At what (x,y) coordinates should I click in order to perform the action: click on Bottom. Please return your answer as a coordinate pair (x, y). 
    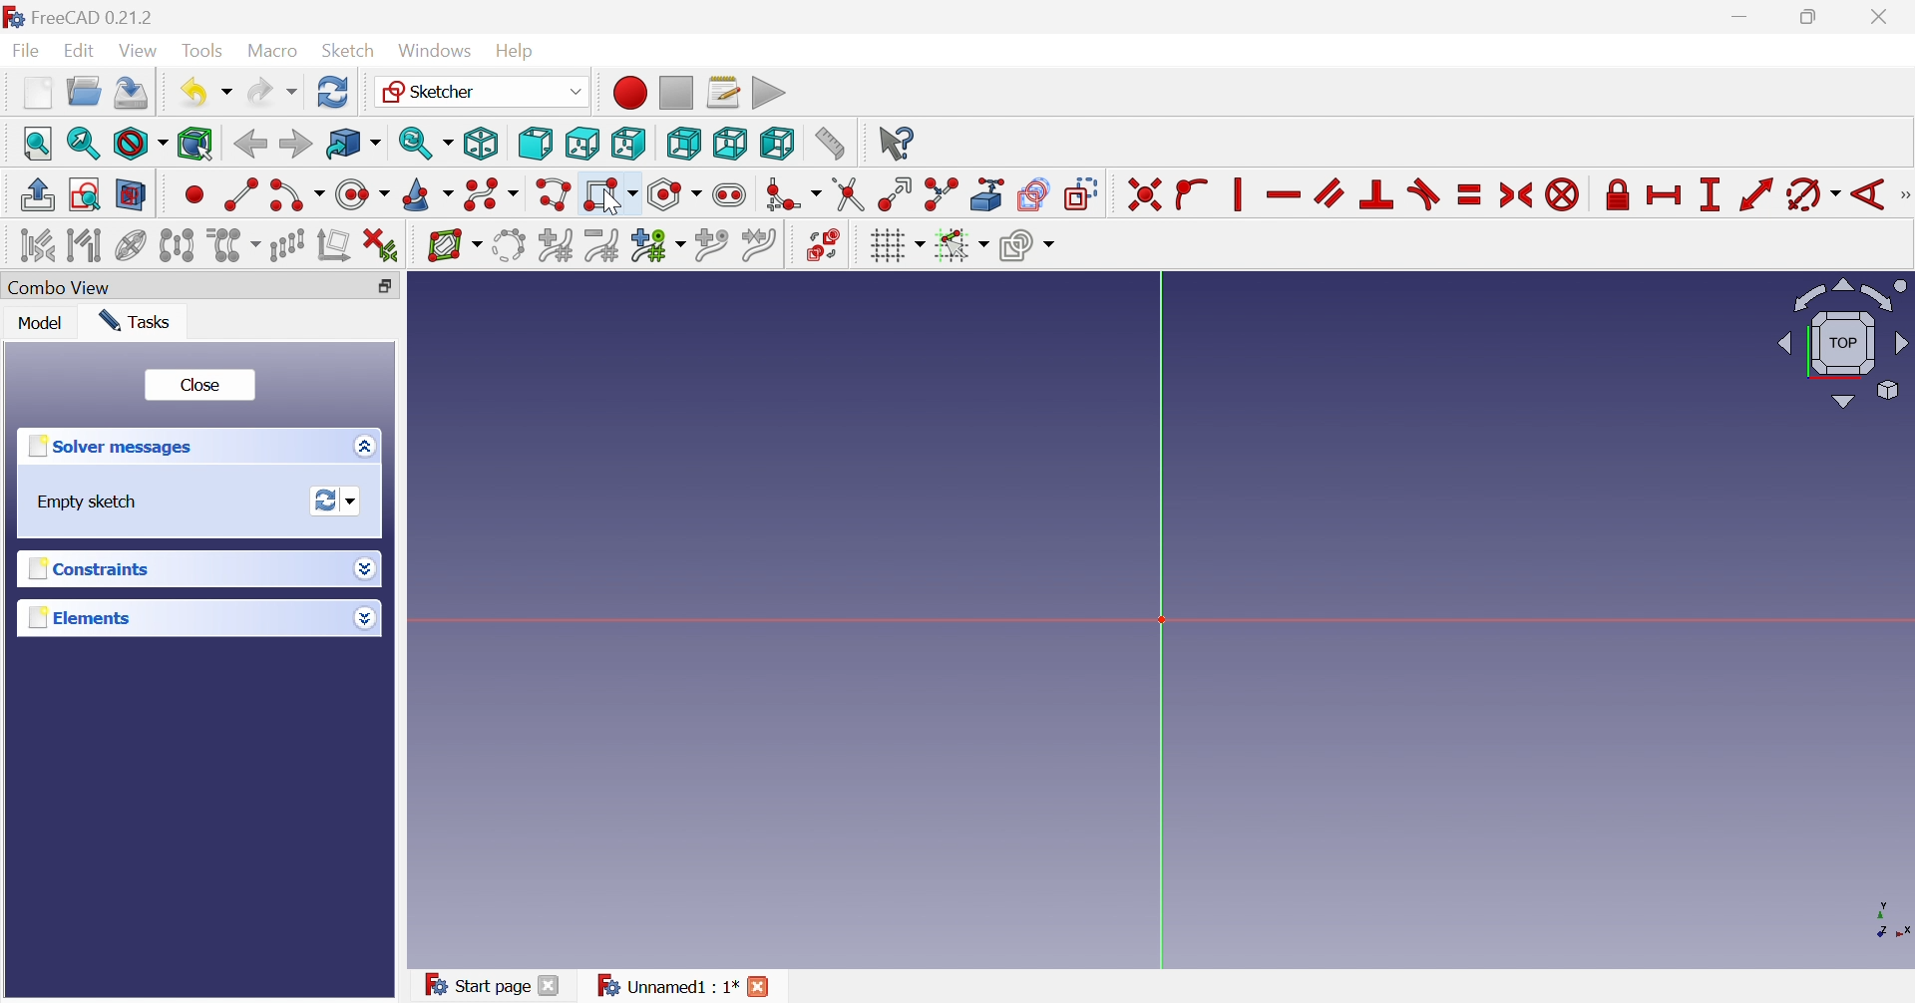
    Looking at the image, I should click on (729, 143).